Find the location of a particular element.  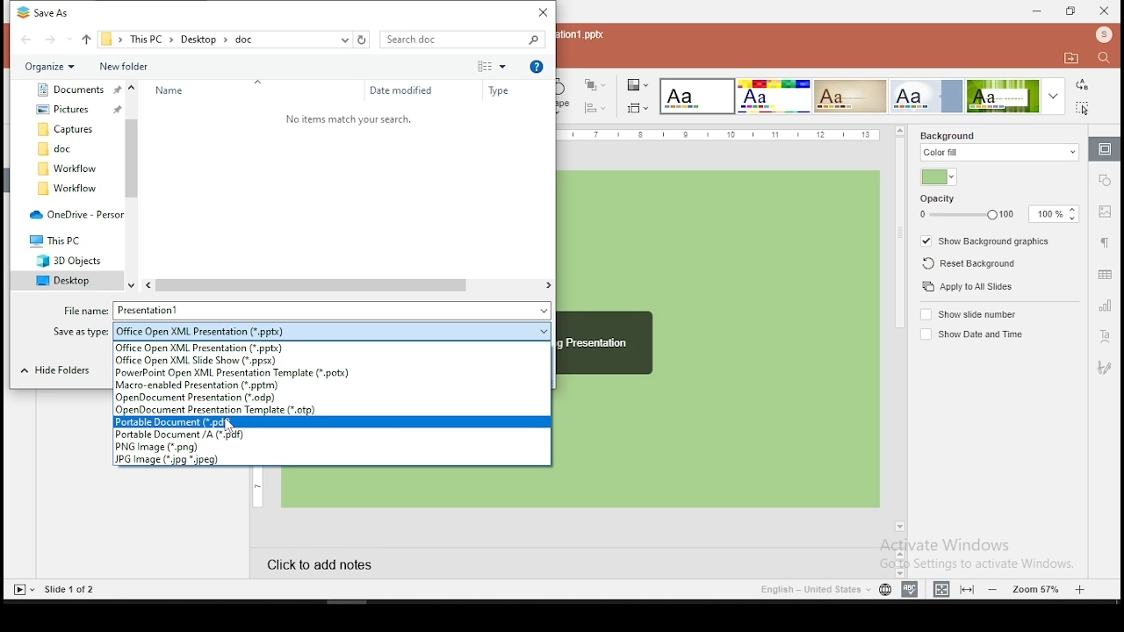

office open XML show is located at coordinates (331, 361).